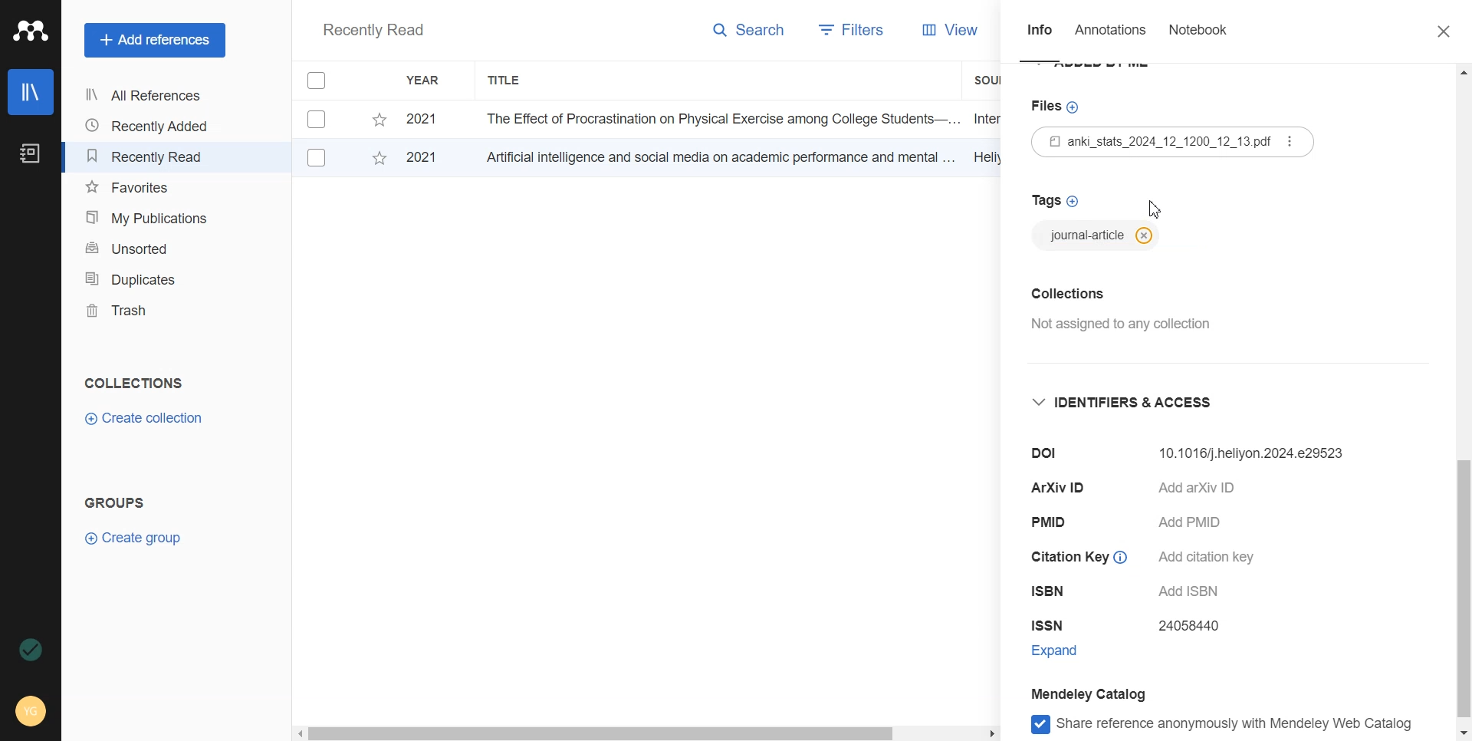 This screenshot has width=1472, height=741. Describe the element at coordinates (426, 120) in the screenshot. I see `2021` at that location.